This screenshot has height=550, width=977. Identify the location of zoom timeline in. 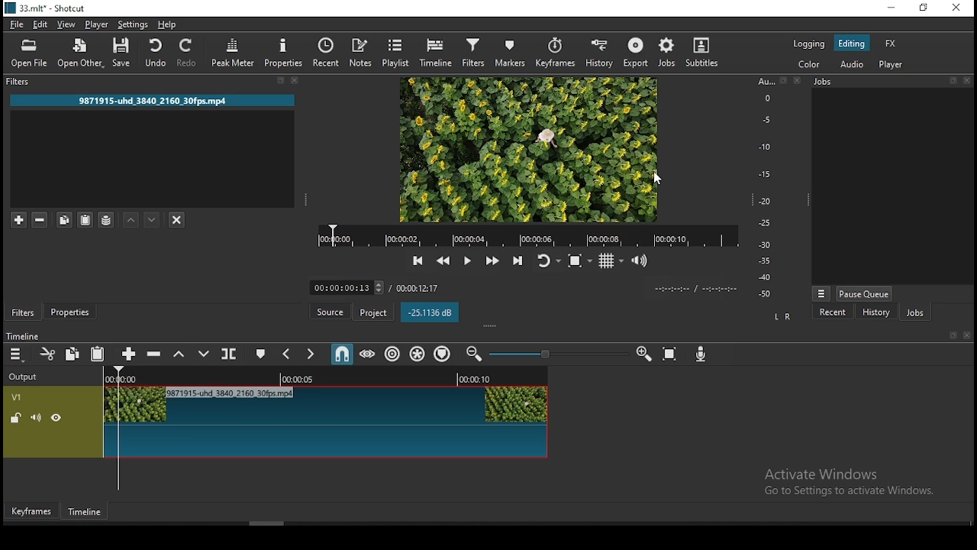
(640, 354).